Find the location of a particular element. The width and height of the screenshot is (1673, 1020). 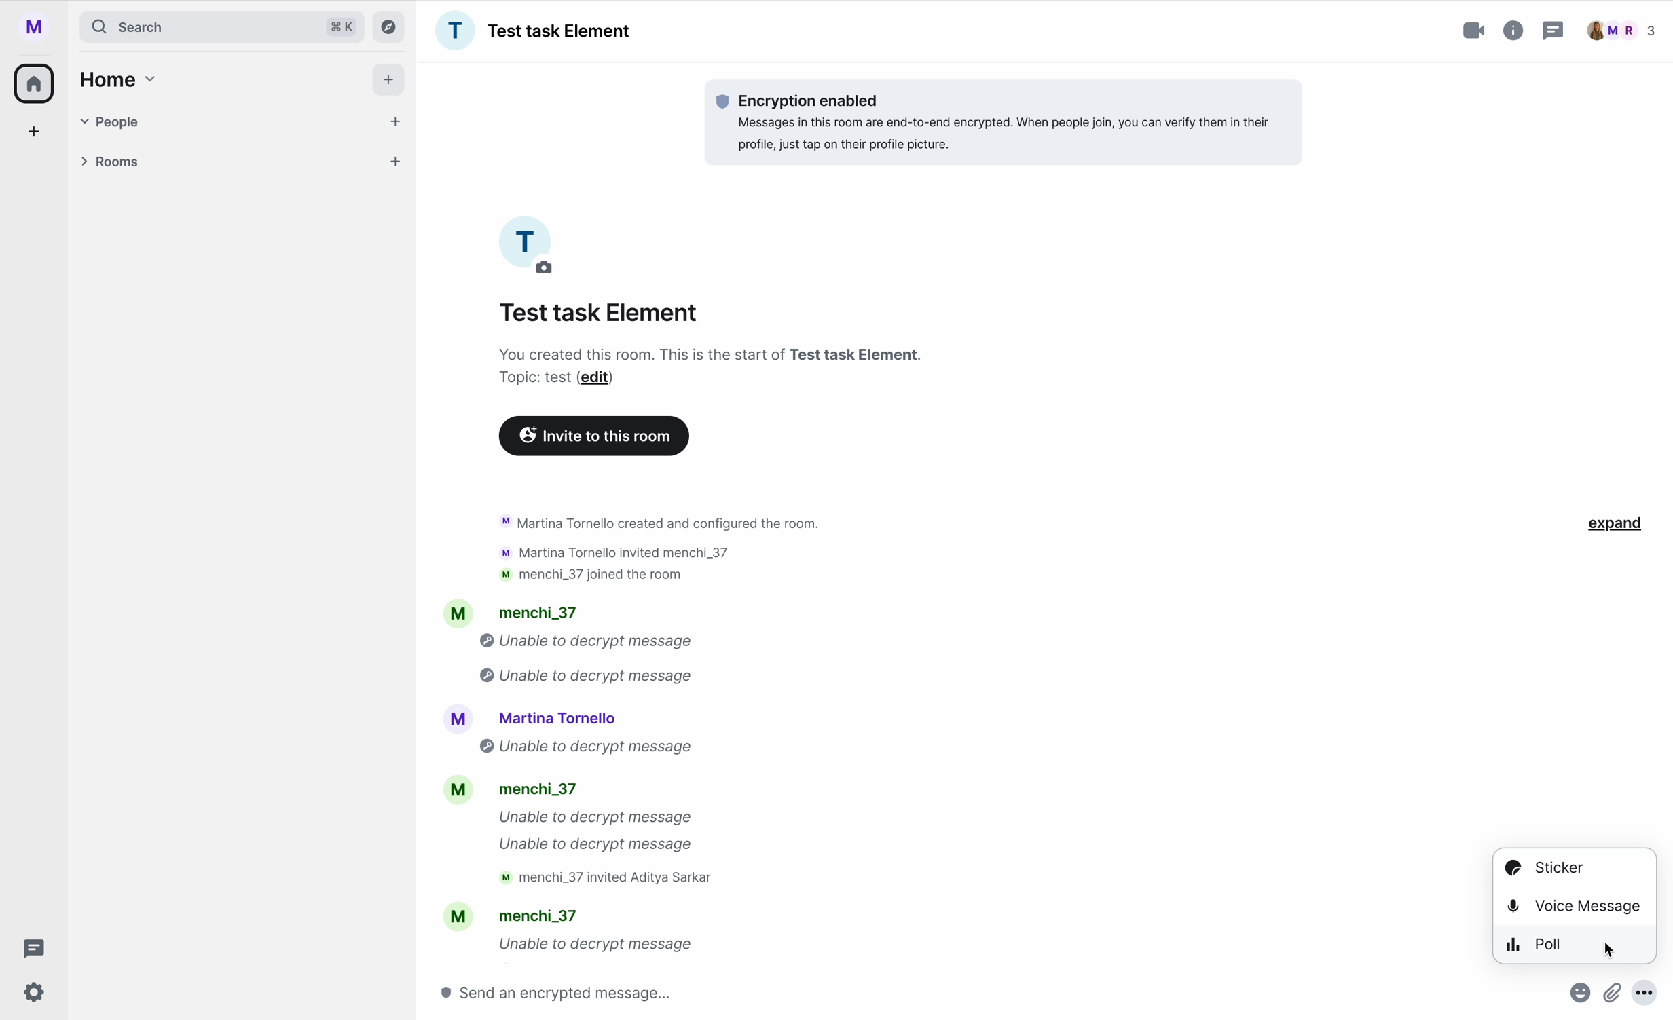

add is located at coordinates (35, 135).